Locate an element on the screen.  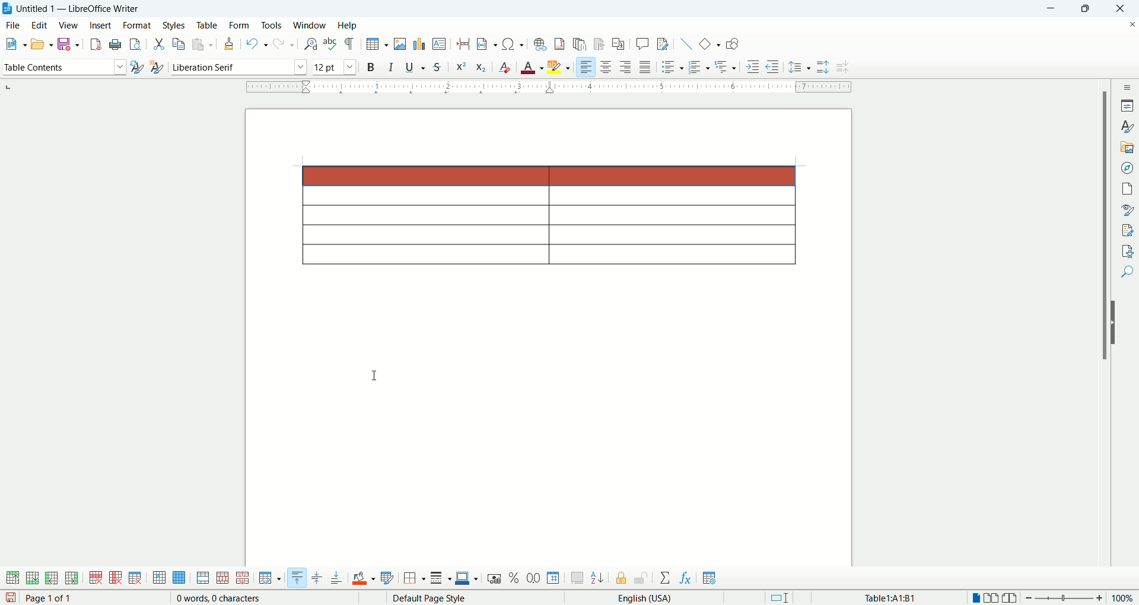
close is located at coordinates (1118, 10).